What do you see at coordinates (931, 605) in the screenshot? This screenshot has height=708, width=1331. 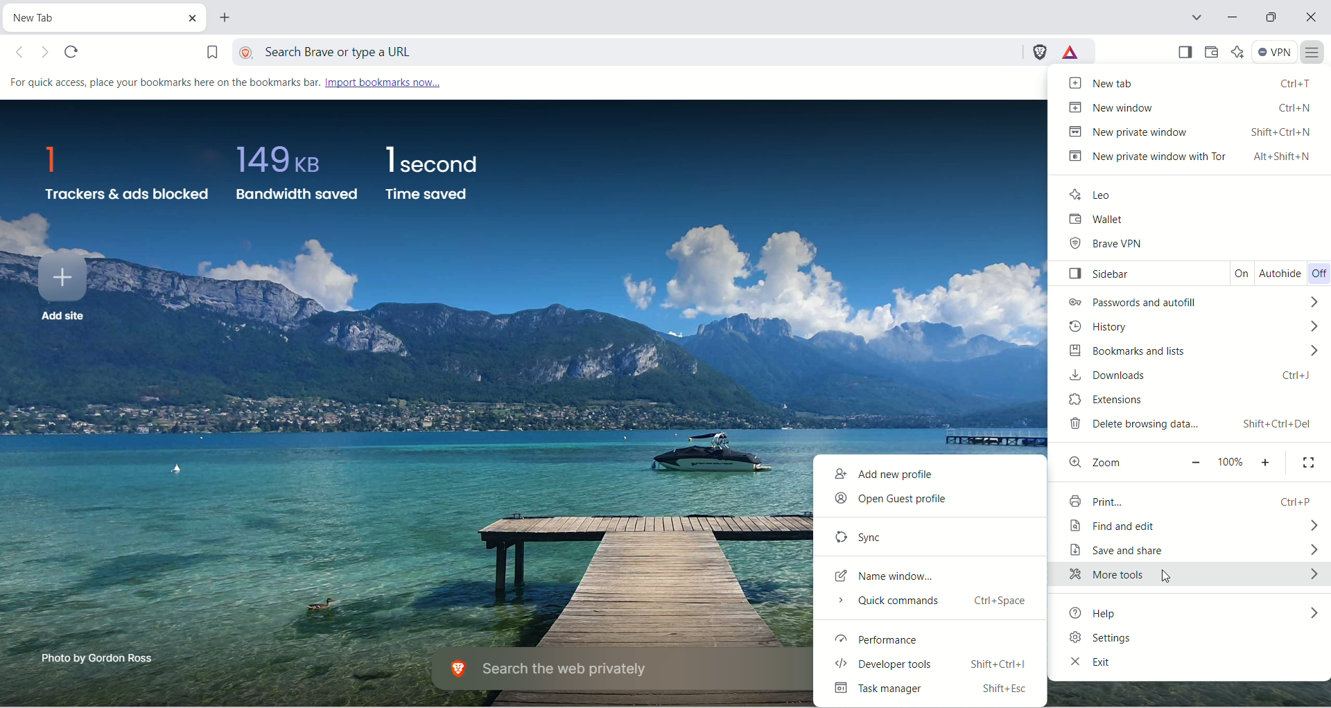 I see `quick commands` at bounding box center [931, 605].